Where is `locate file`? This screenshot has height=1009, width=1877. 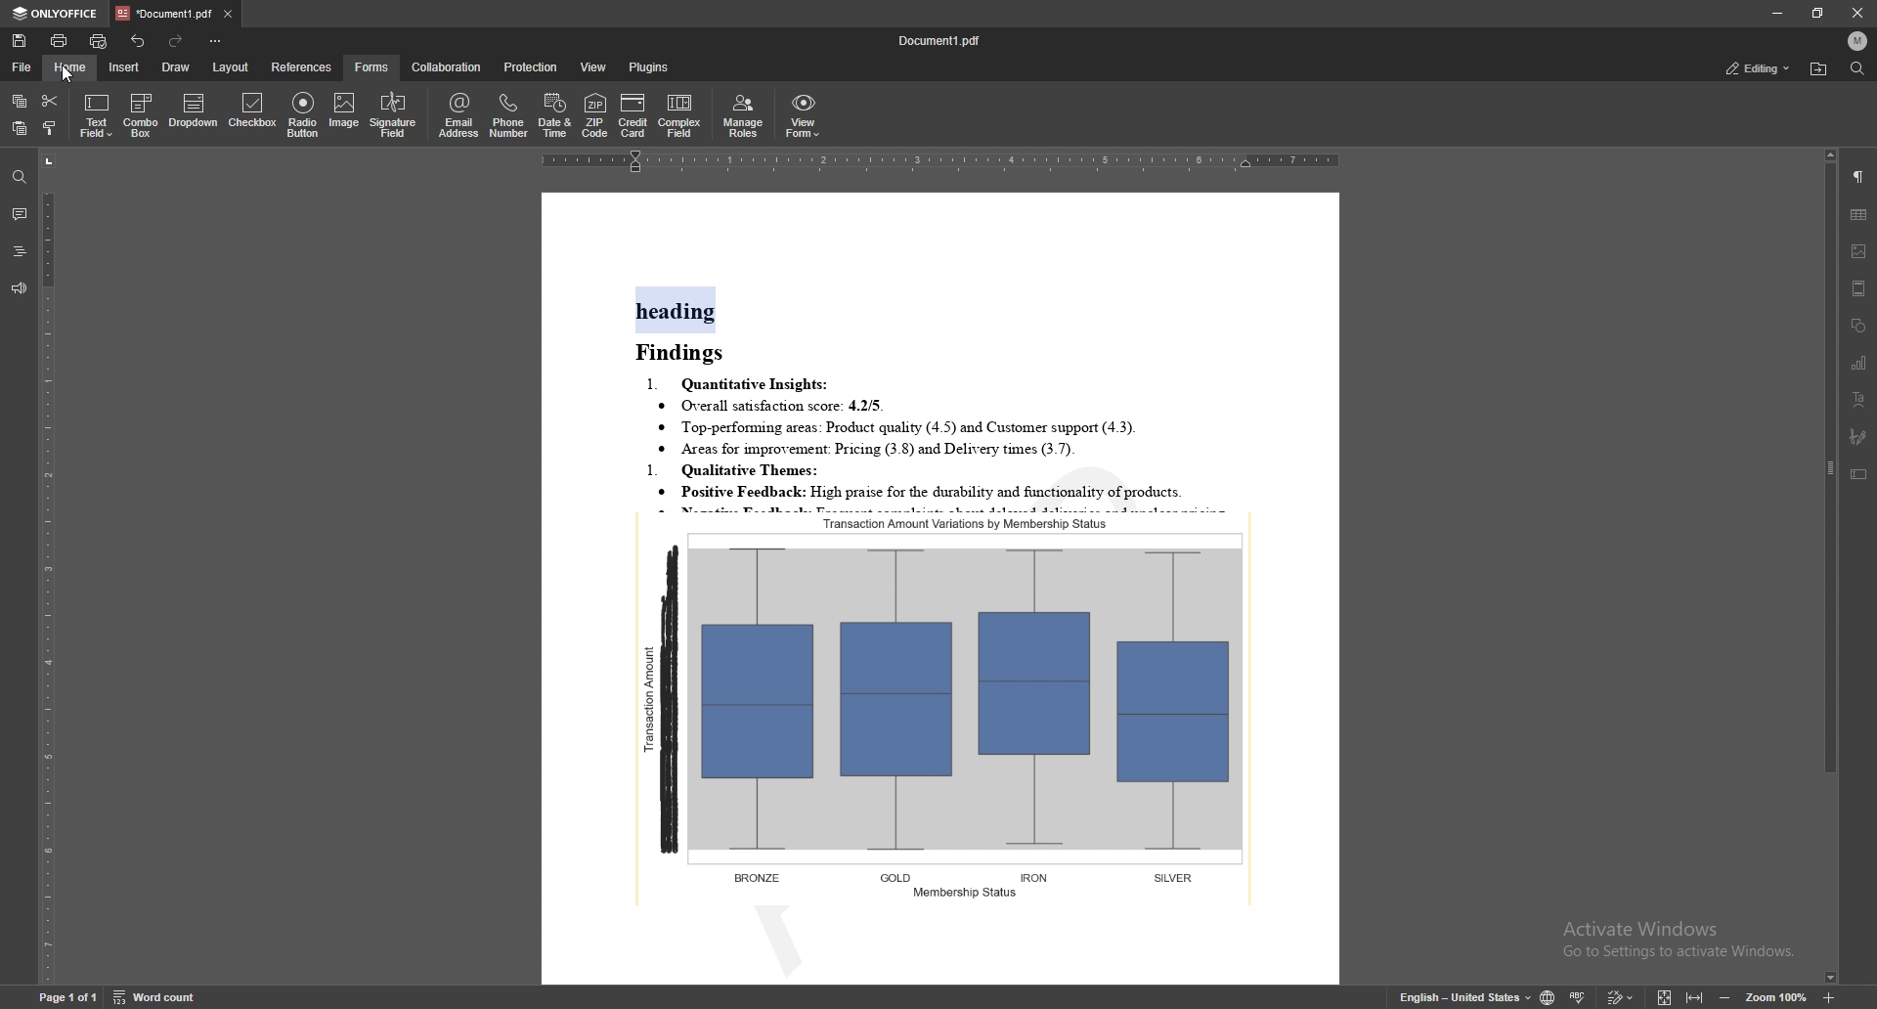 locate file is located at coordinates (1818, 70).